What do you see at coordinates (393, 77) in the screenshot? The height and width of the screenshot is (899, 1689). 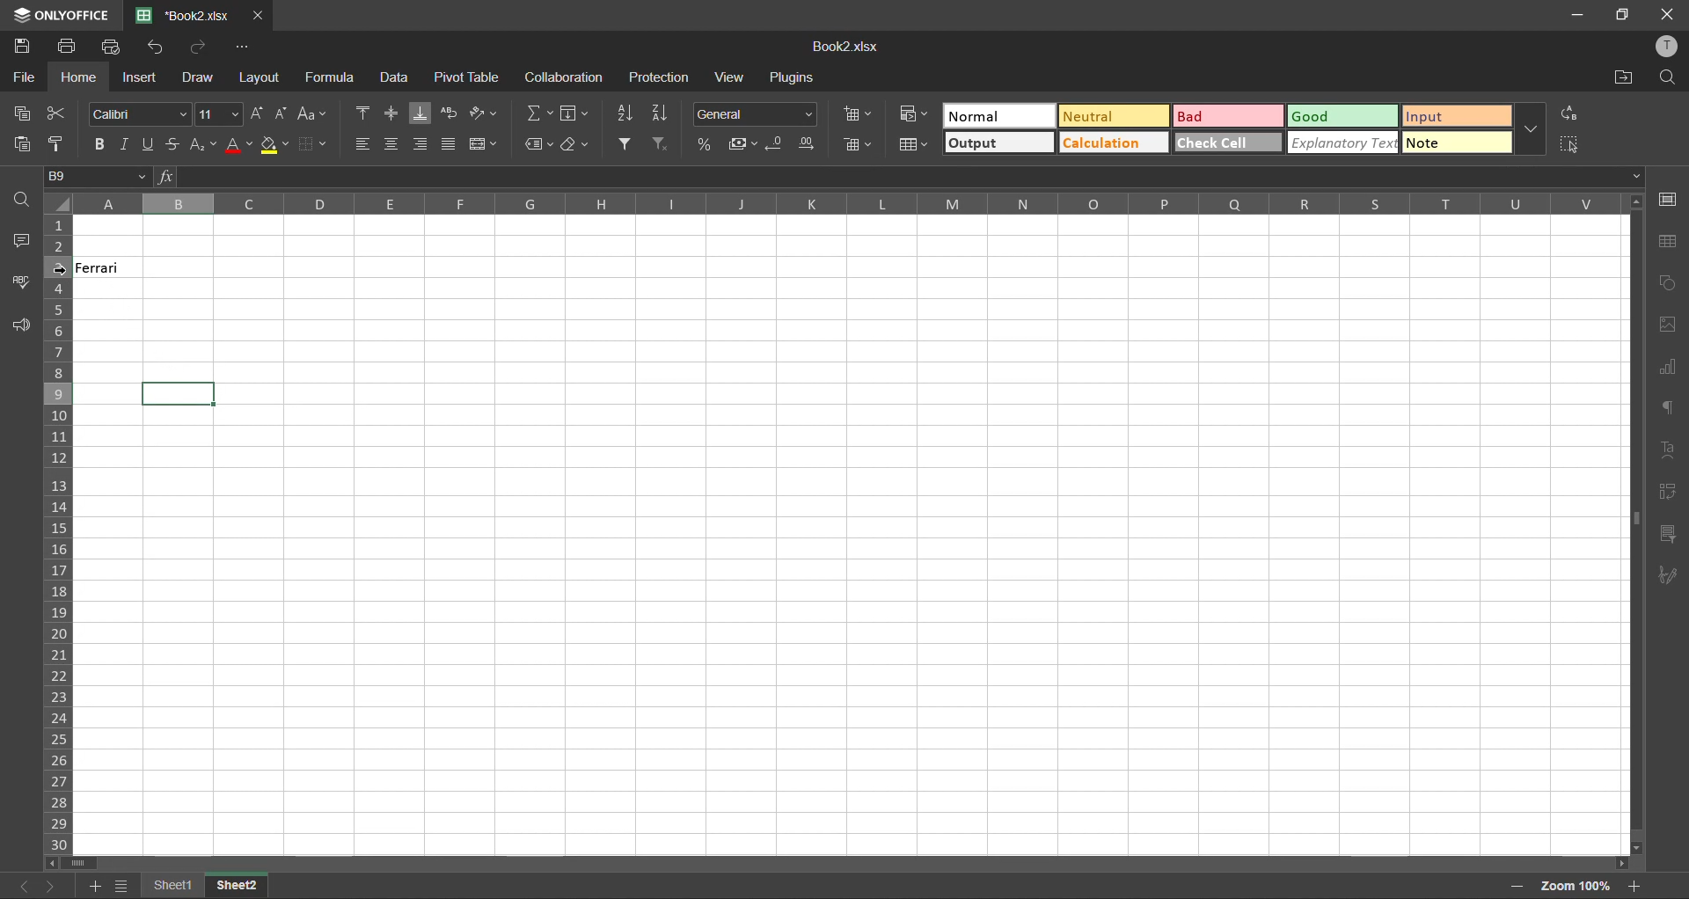 I see `data` at bounding box center [393, 77].